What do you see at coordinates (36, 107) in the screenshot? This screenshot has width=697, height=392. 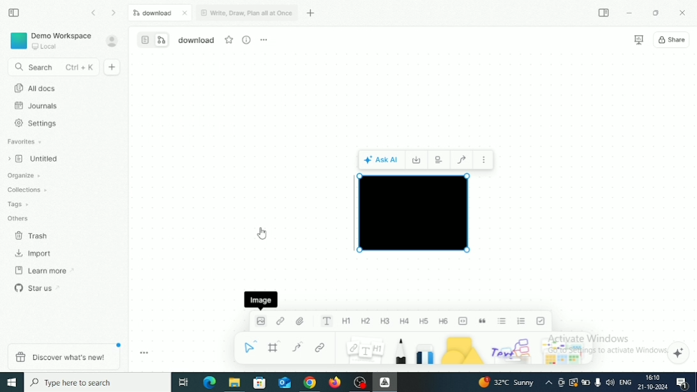 I see `Journals` at bounding box center [36, 107].